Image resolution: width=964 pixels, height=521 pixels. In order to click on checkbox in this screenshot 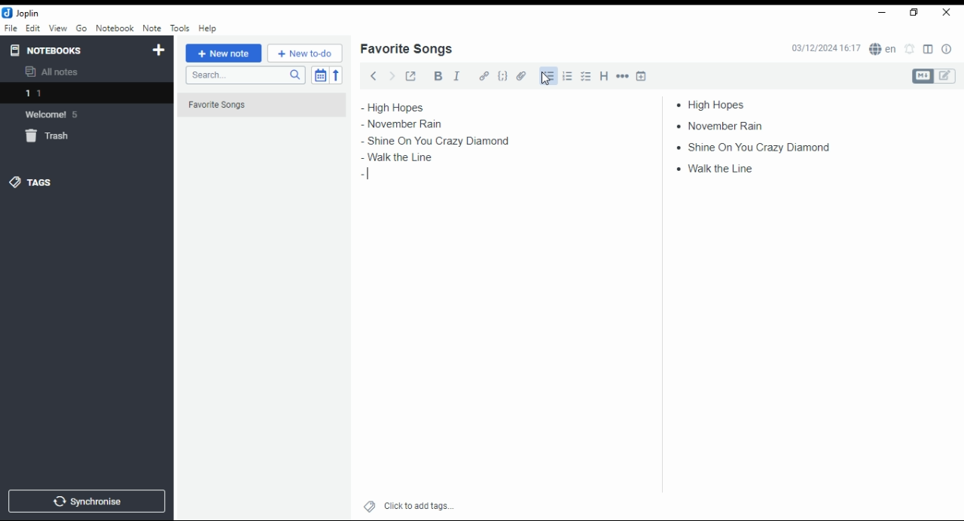, I will do `click(584, 78)`.